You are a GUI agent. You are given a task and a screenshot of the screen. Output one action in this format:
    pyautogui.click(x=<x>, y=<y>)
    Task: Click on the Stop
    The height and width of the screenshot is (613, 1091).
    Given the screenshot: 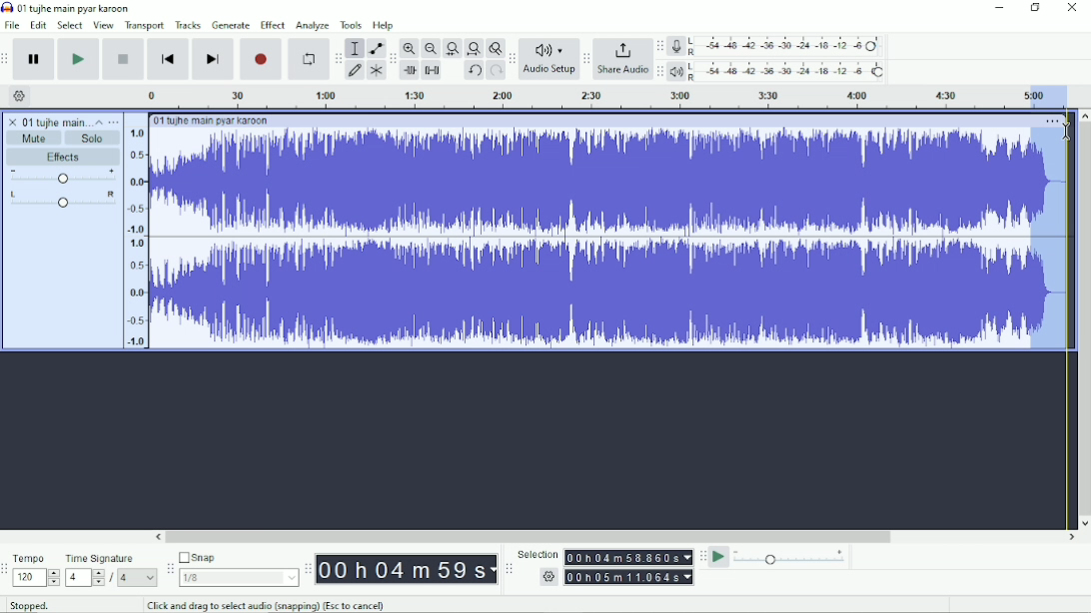 What is the action you would take?
    pyautogui.click(x=122, y=59)
    